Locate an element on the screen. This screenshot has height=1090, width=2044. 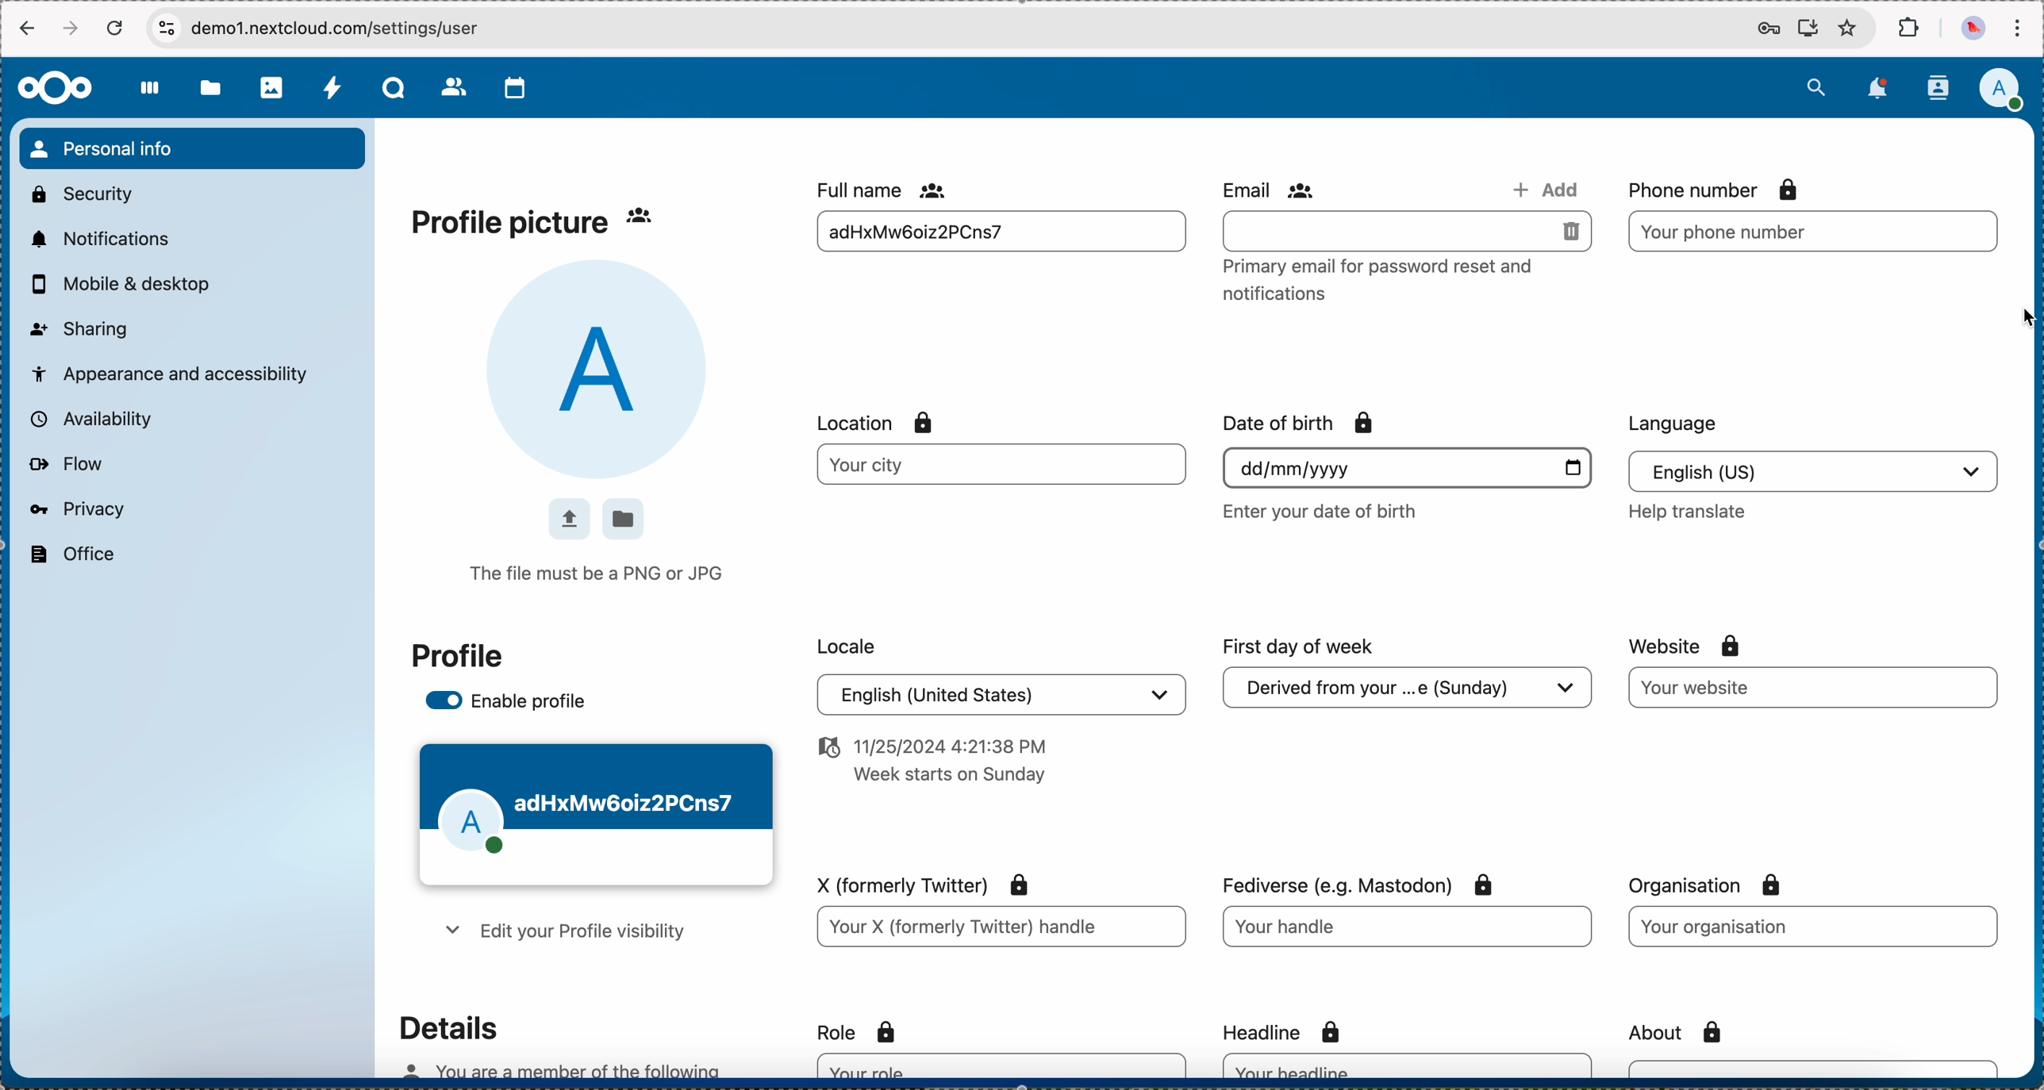
fediverse is located at coordinates (1357, 883).